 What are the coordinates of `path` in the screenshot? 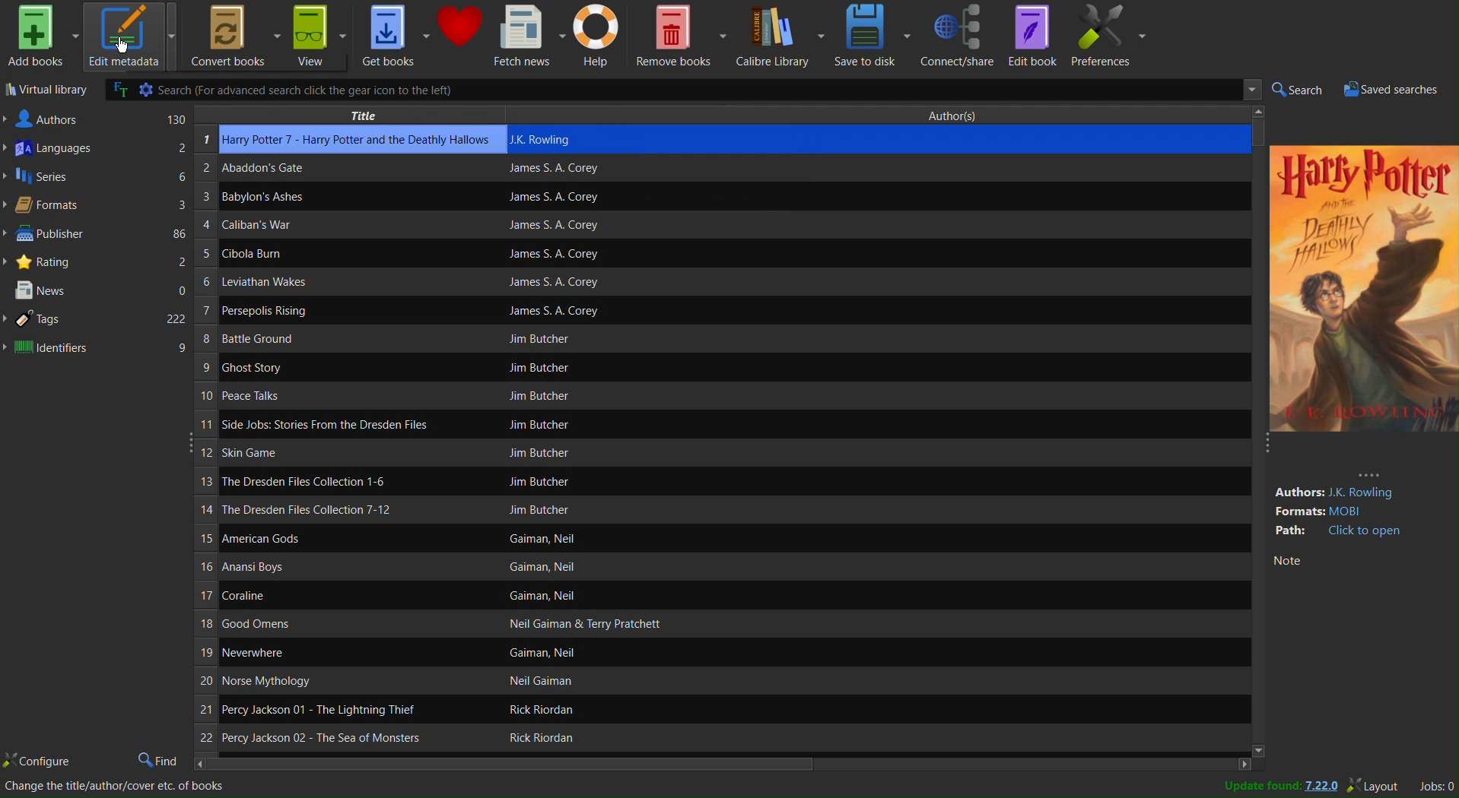 It's located at (1339, 533).